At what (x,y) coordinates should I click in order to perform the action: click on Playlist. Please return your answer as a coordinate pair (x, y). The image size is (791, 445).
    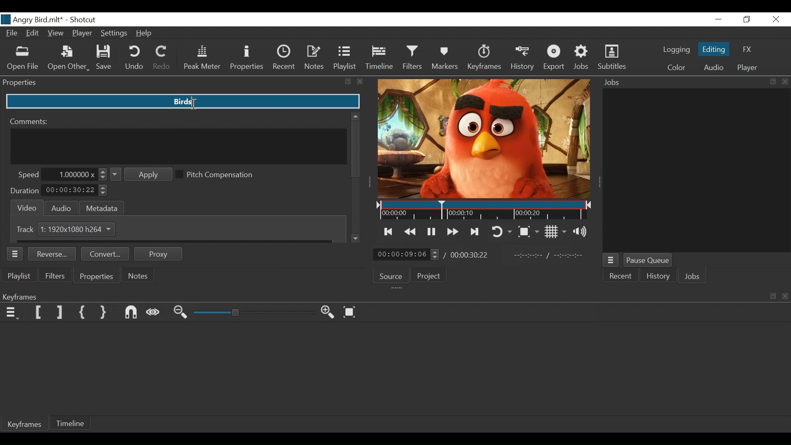
    Looking at the image, I should click on (345, 58).